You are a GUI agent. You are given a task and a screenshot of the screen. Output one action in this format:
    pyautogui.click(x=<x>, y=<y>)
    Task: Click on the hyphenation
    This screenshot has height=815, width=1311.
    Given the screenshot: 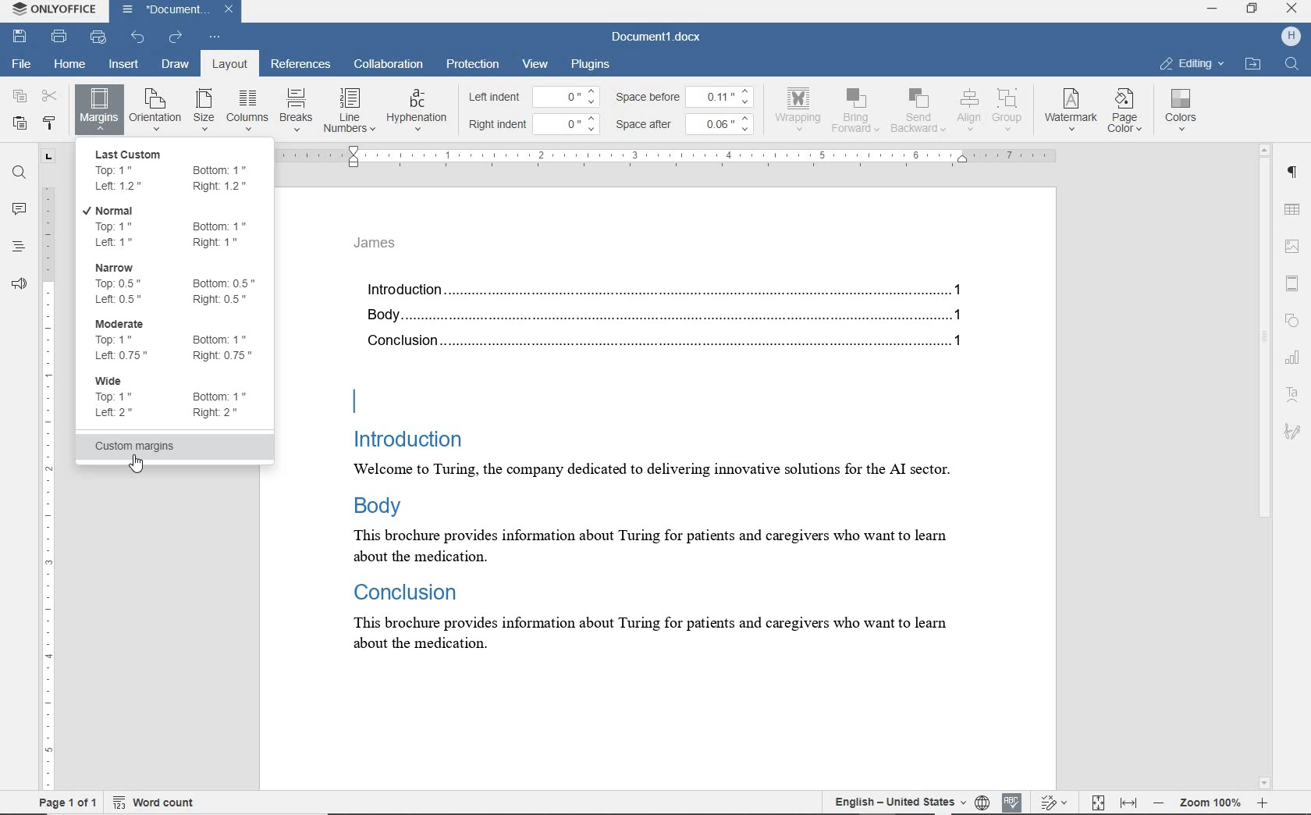 What is the action you would take?
    pyautogui.click(x=417, y=111)
    